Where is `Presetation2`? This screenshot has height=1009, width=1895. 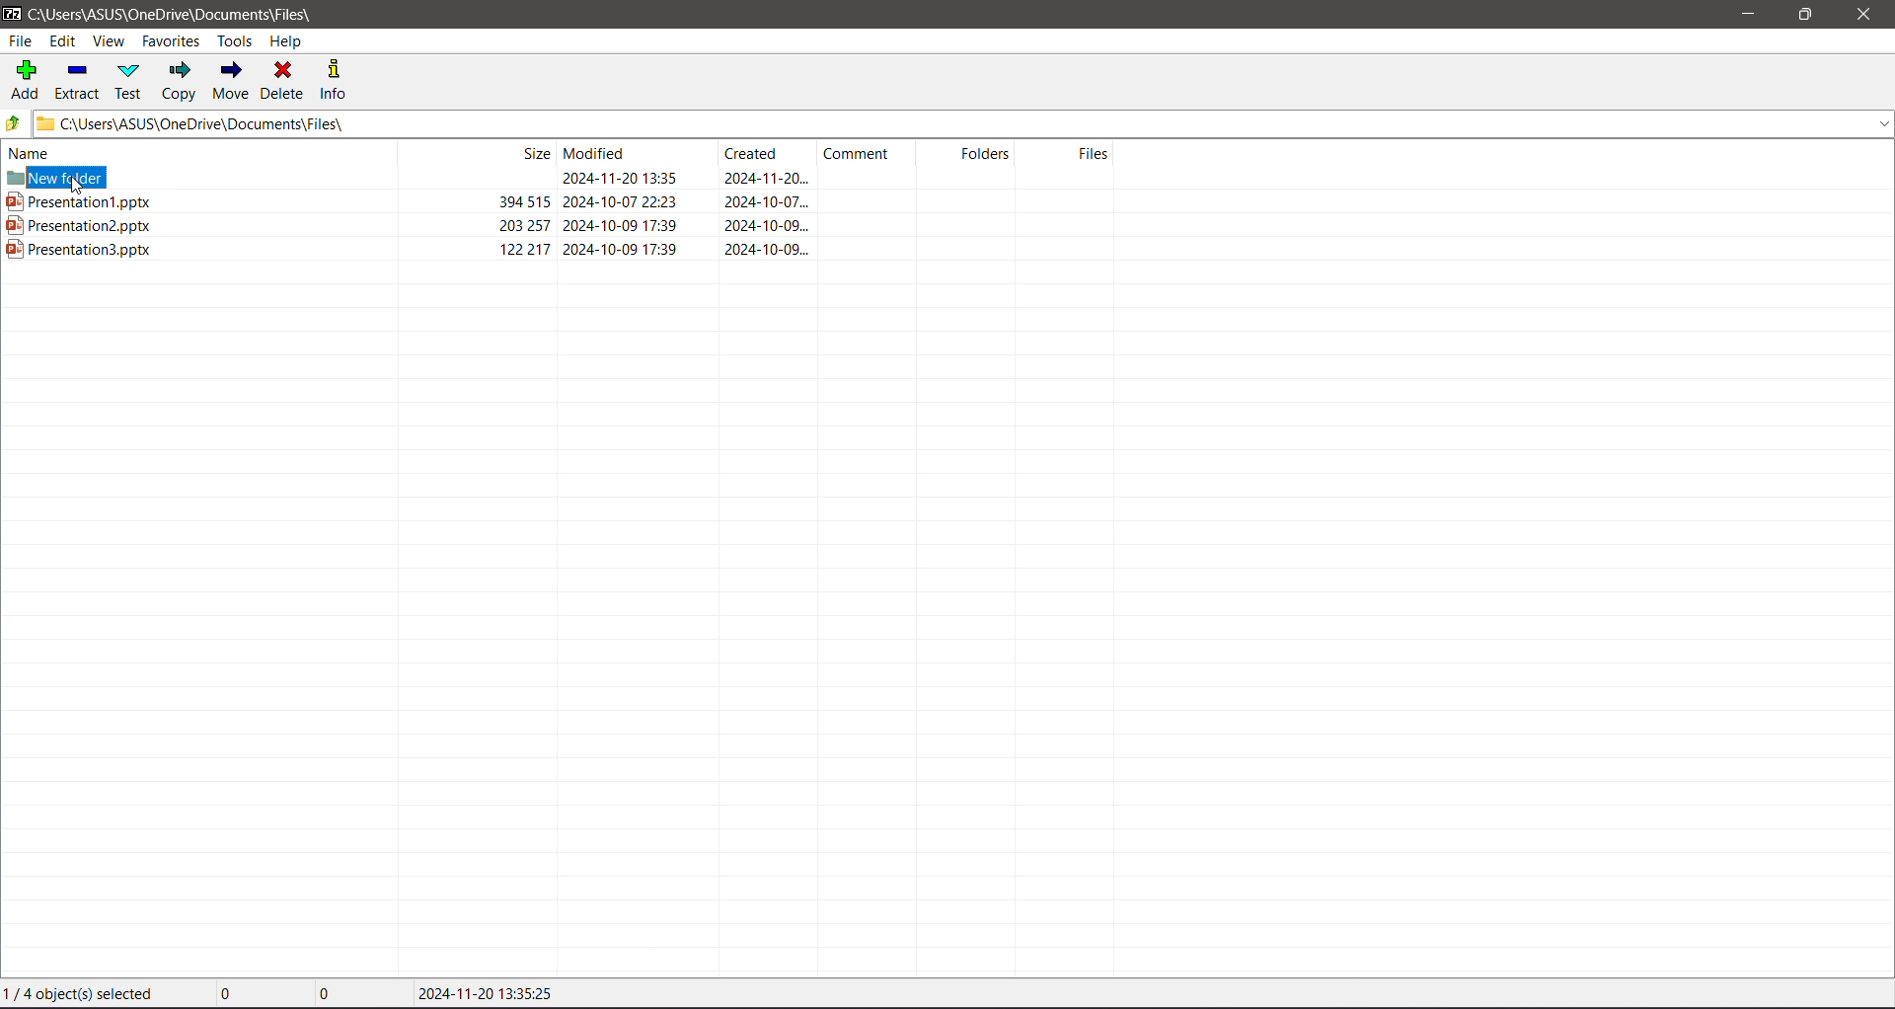 Presetation2 is located at coordinates (408, 227).